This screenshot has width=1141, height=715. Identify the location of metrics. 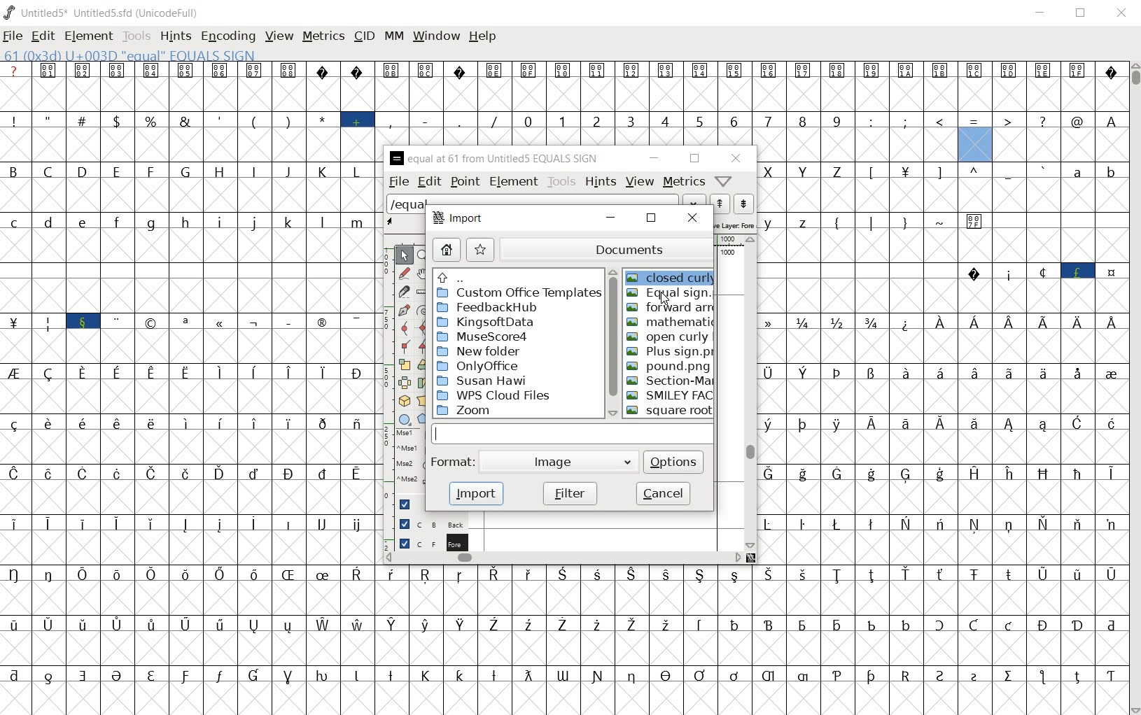
(323, 36).